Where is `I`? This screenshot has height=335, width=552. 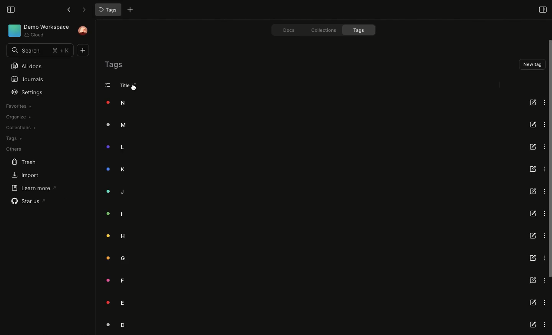
I is located at coordinates (110, 214).